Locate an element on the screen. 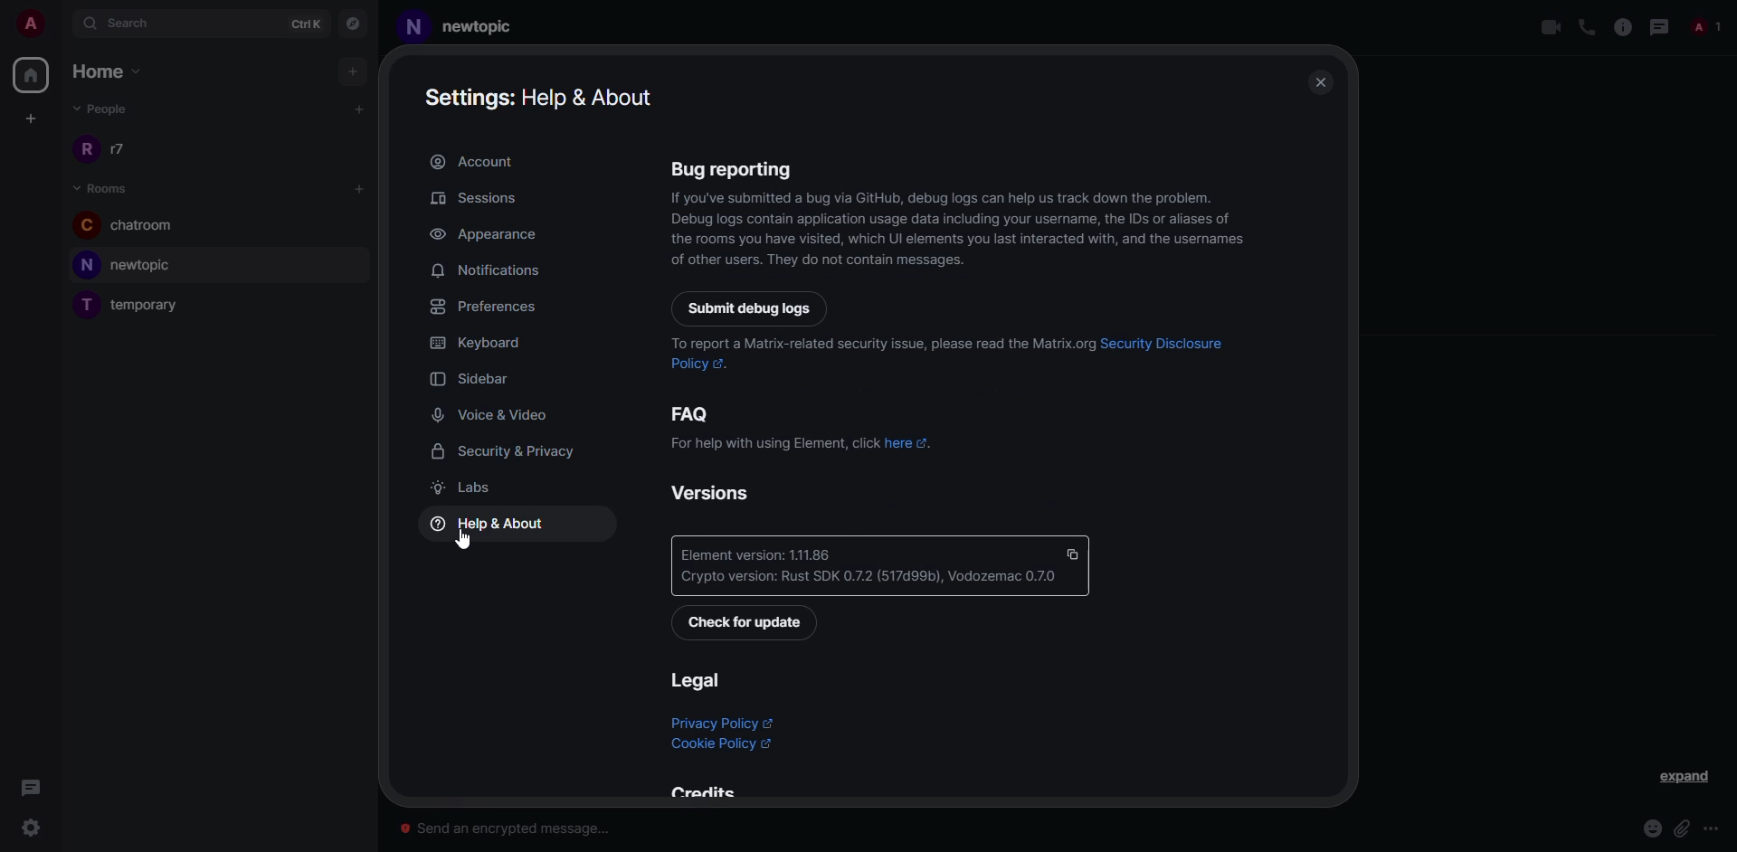 The width and height of the screenshot is (1737, 852). sidebar is located at coordinates (479, 379).